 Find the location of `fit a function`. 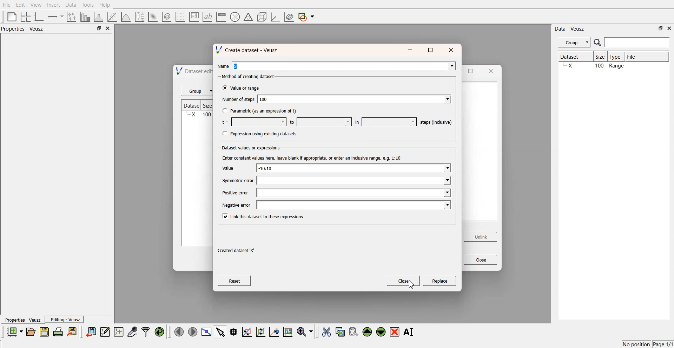

fit a function is located at coordinates (113, 16).